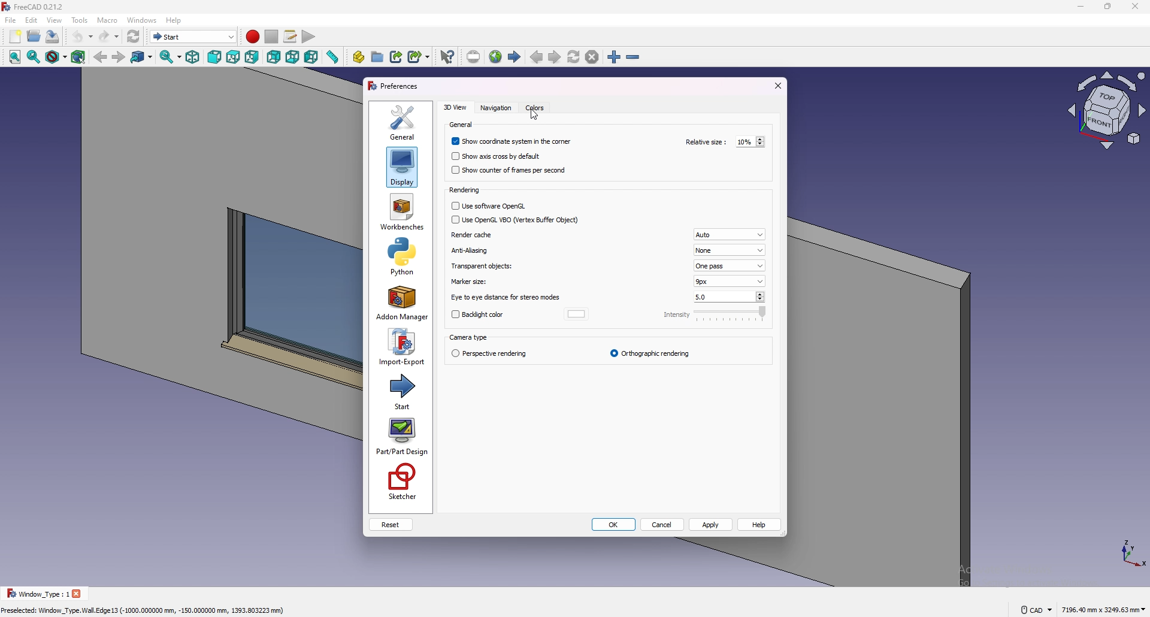 The width and height of the screenshot is (1150, 617). I want to click on anti aliasing, so click(472, 251).